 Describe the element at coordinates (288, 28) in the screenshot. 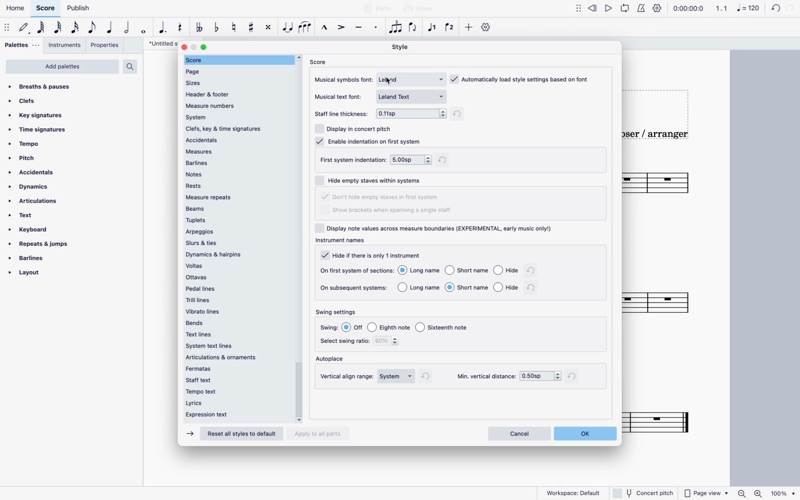

I see `Cursor` at that location.